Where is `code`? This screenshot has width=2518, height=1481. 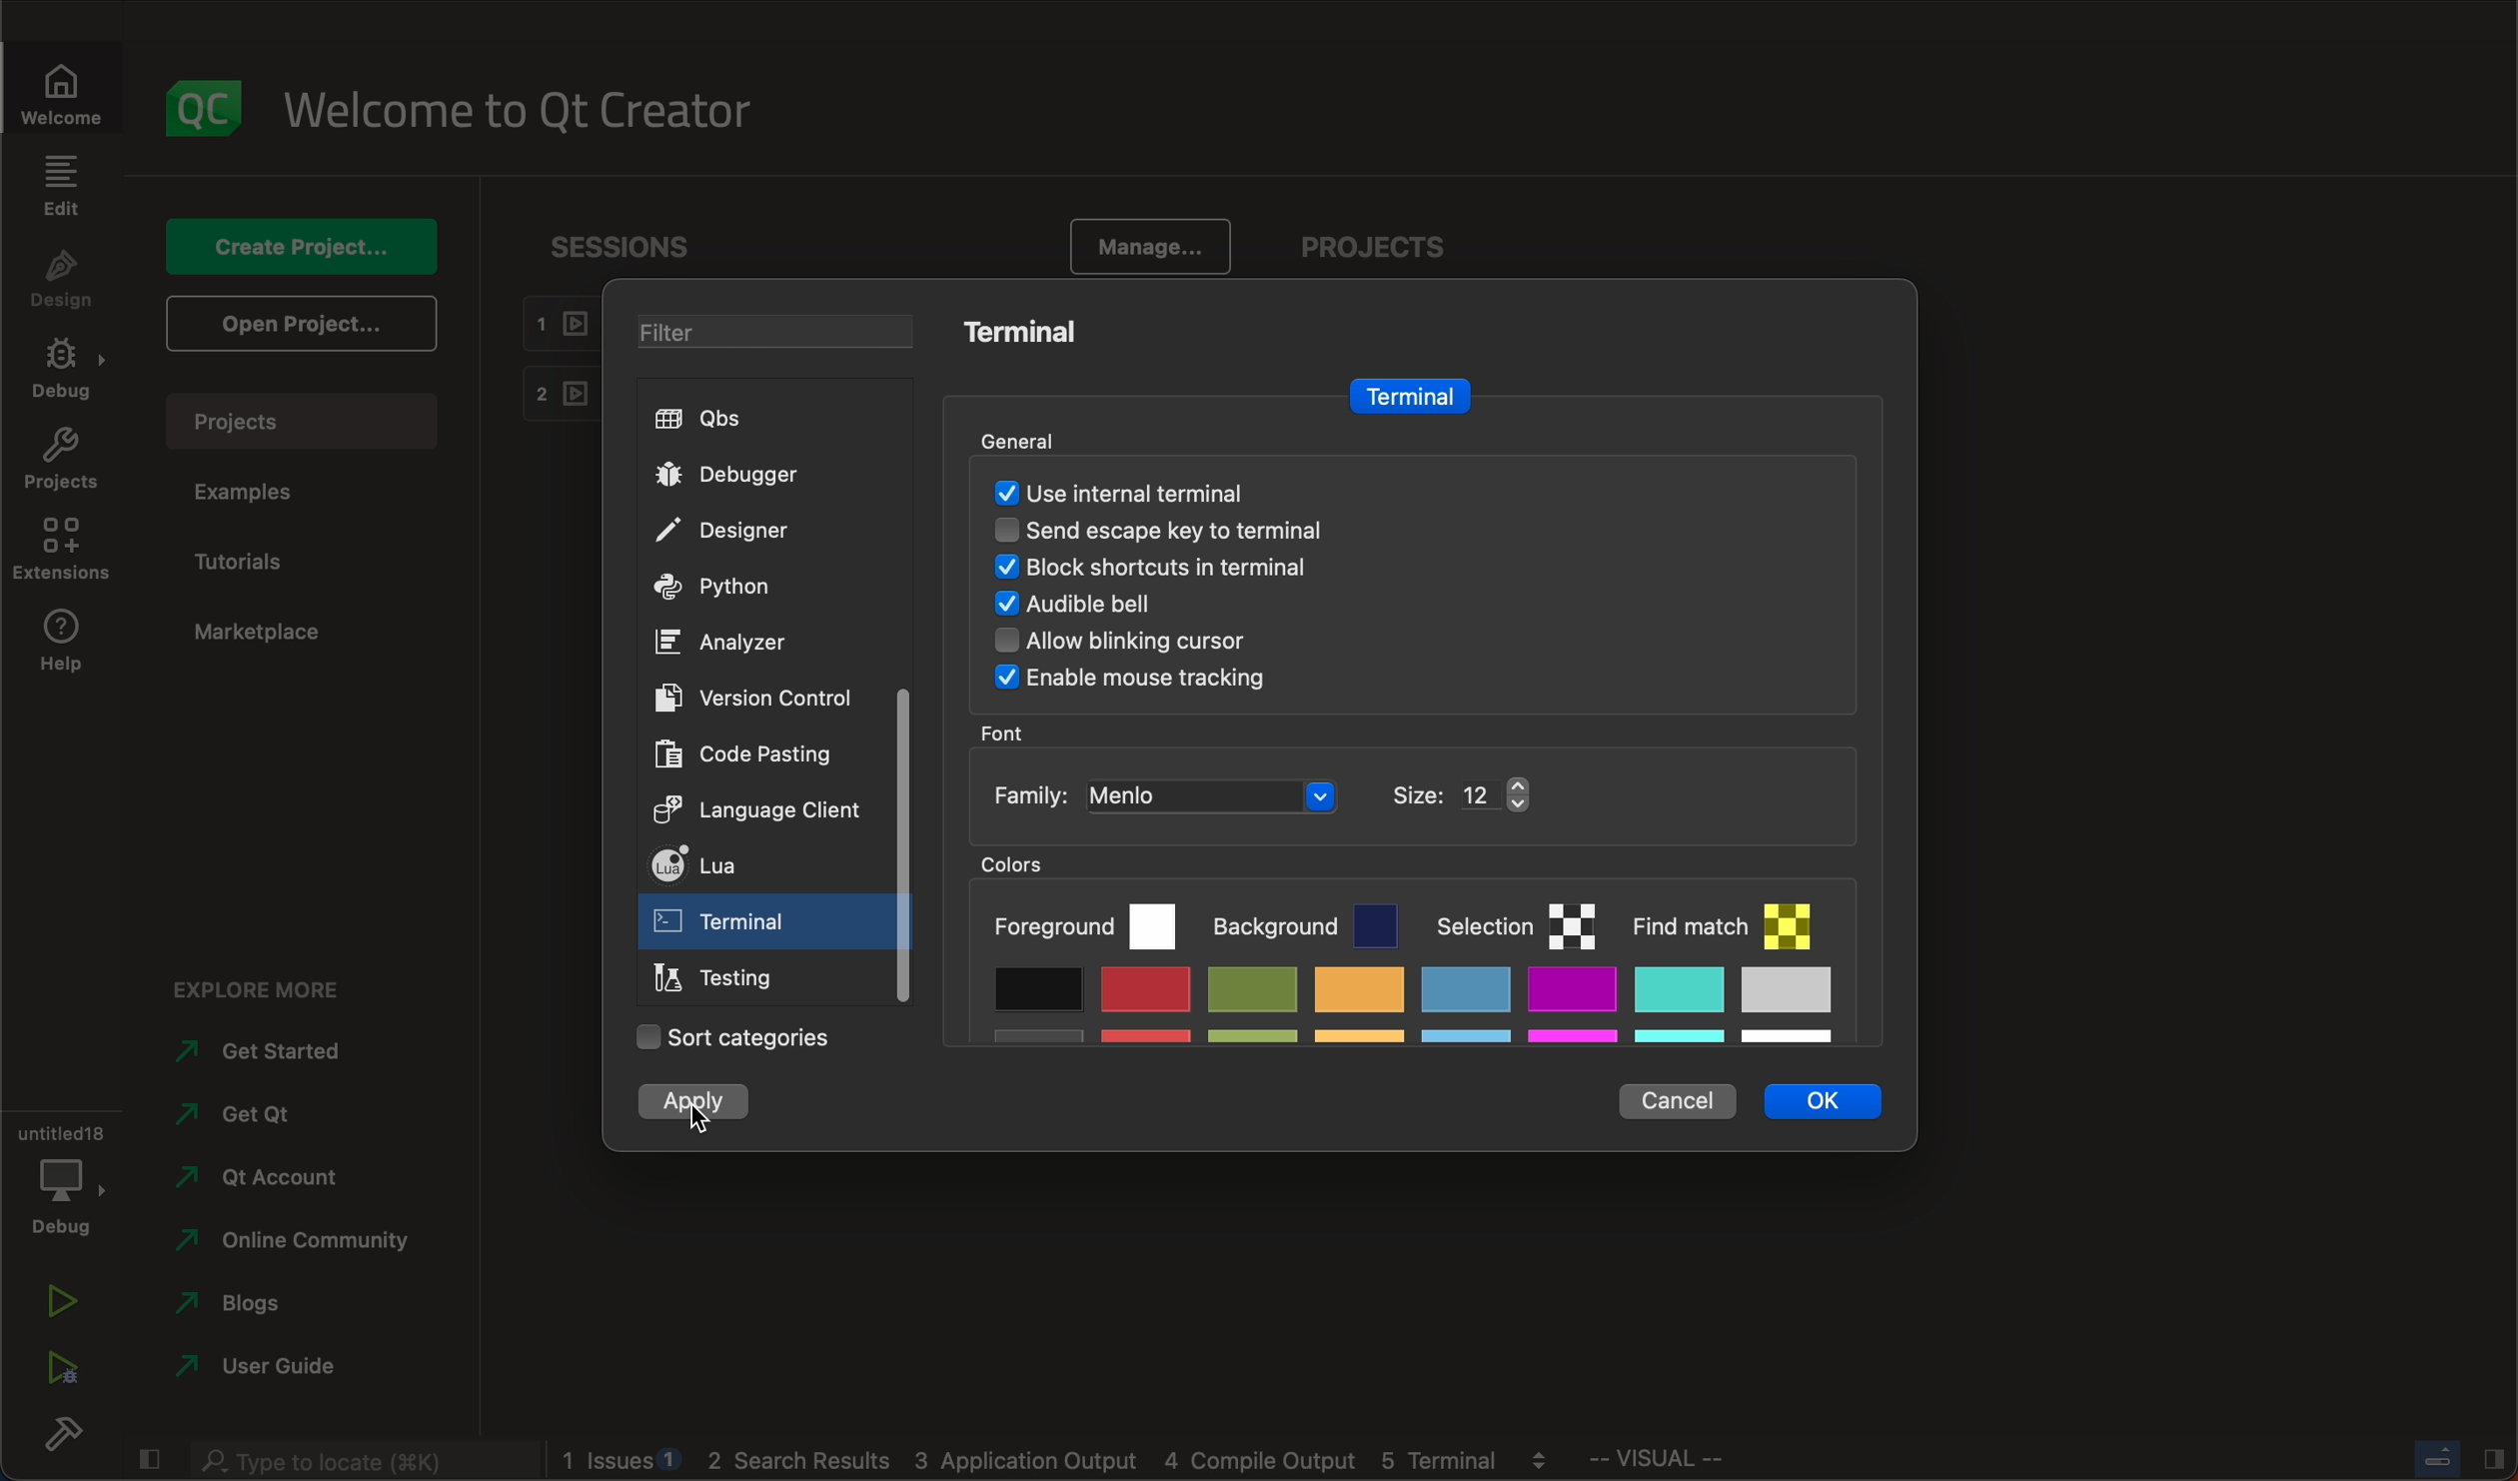
code is located at coordinates (746, 755).